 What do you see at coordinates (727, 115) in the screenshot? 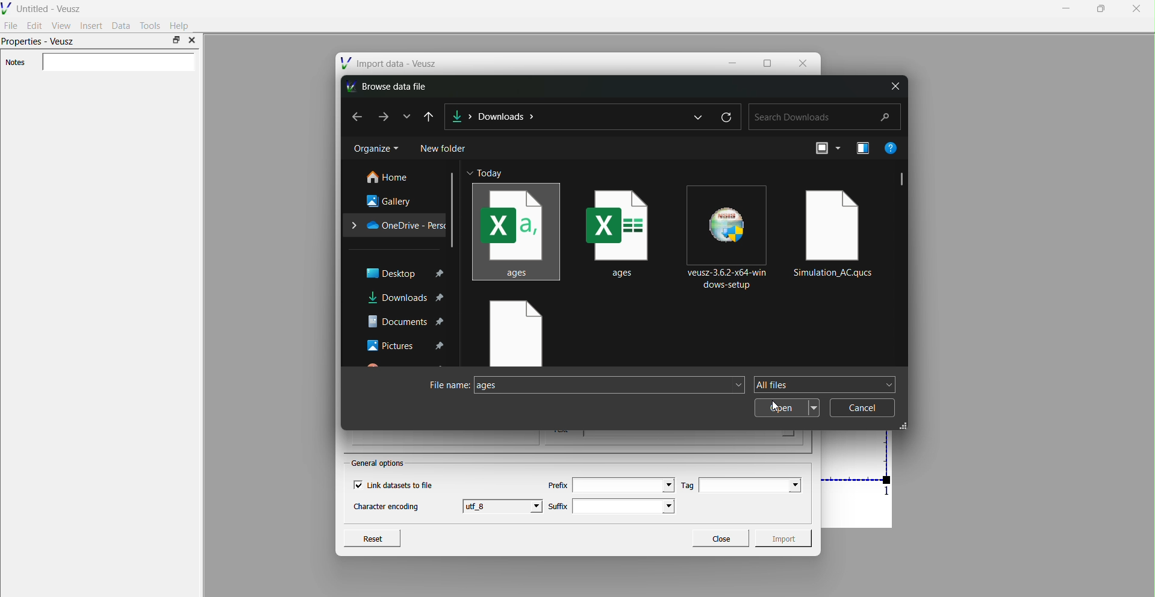
I see `refresh` at bounding box center [727, 115].